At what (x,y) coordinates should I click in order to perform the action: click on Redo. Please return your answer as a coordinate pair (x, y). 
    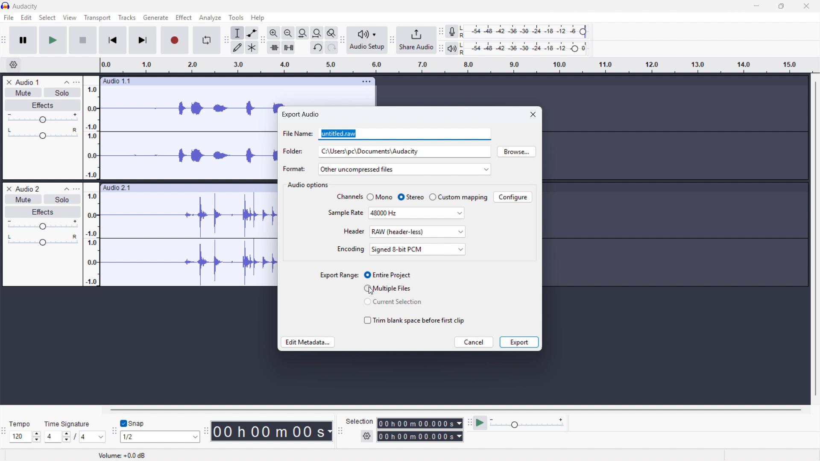
    Looking at the image, I should click on (332, 47).